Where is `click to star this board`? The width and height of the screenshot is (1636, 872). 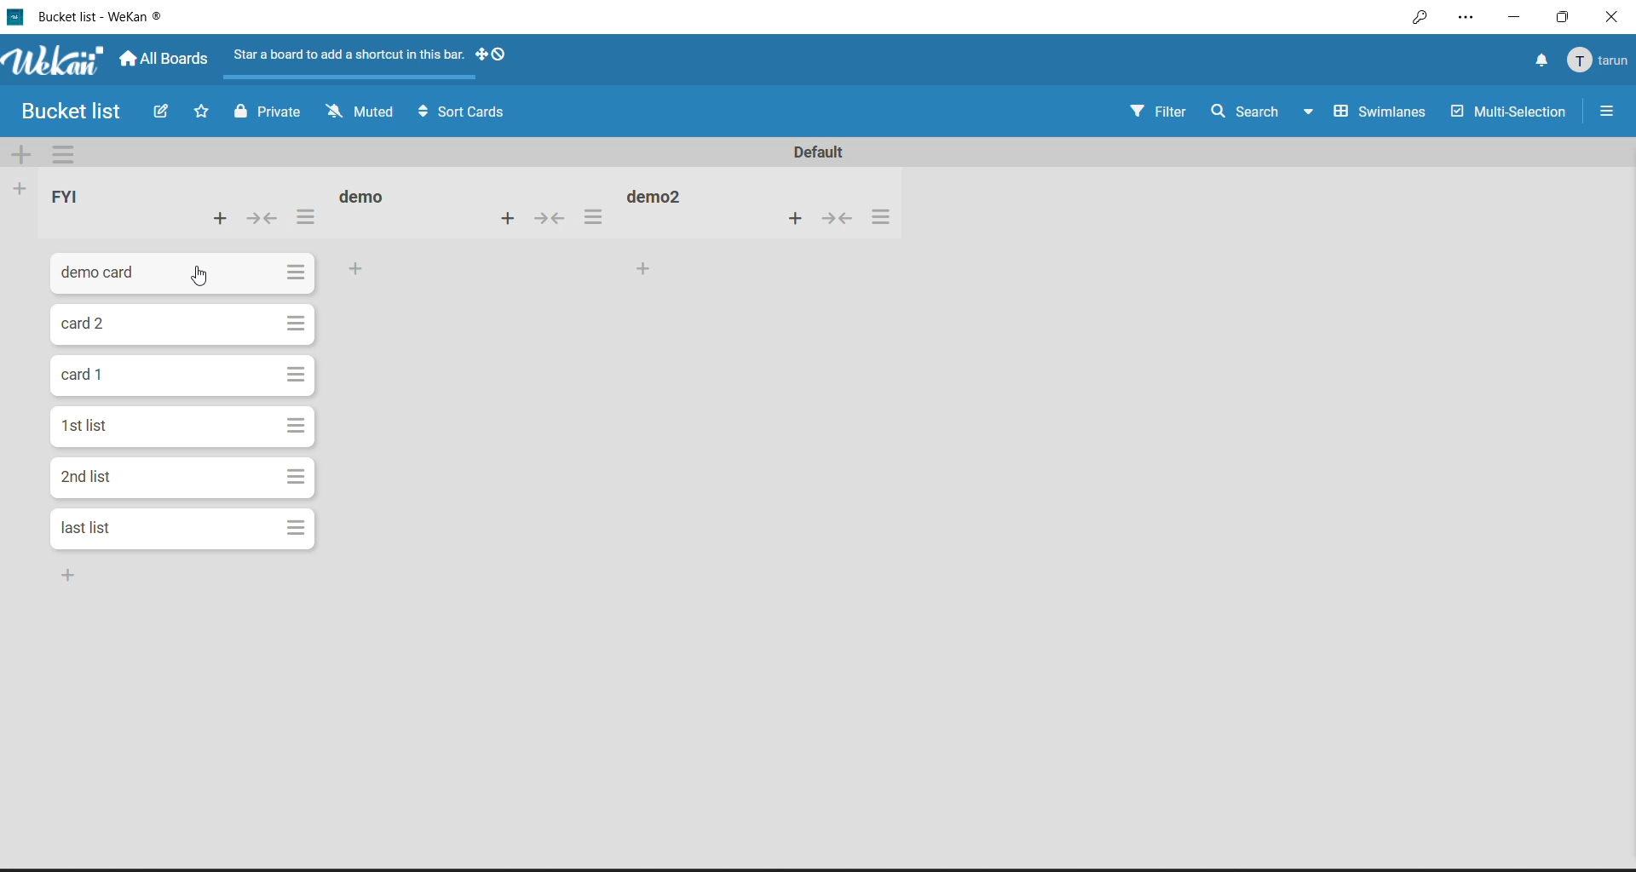
click to star this board is located at coordinates (201, 110).